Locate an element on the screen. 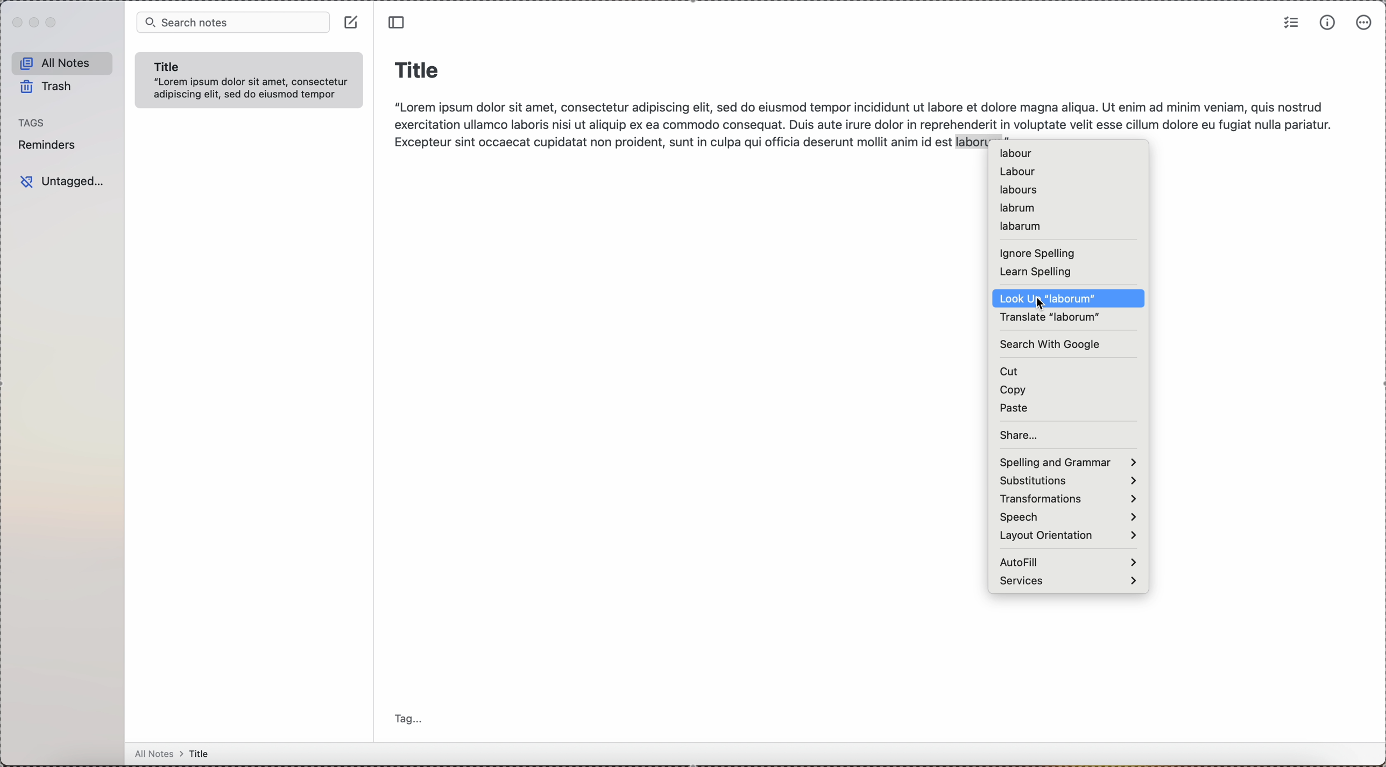  note is located at coordinates (251, 79).